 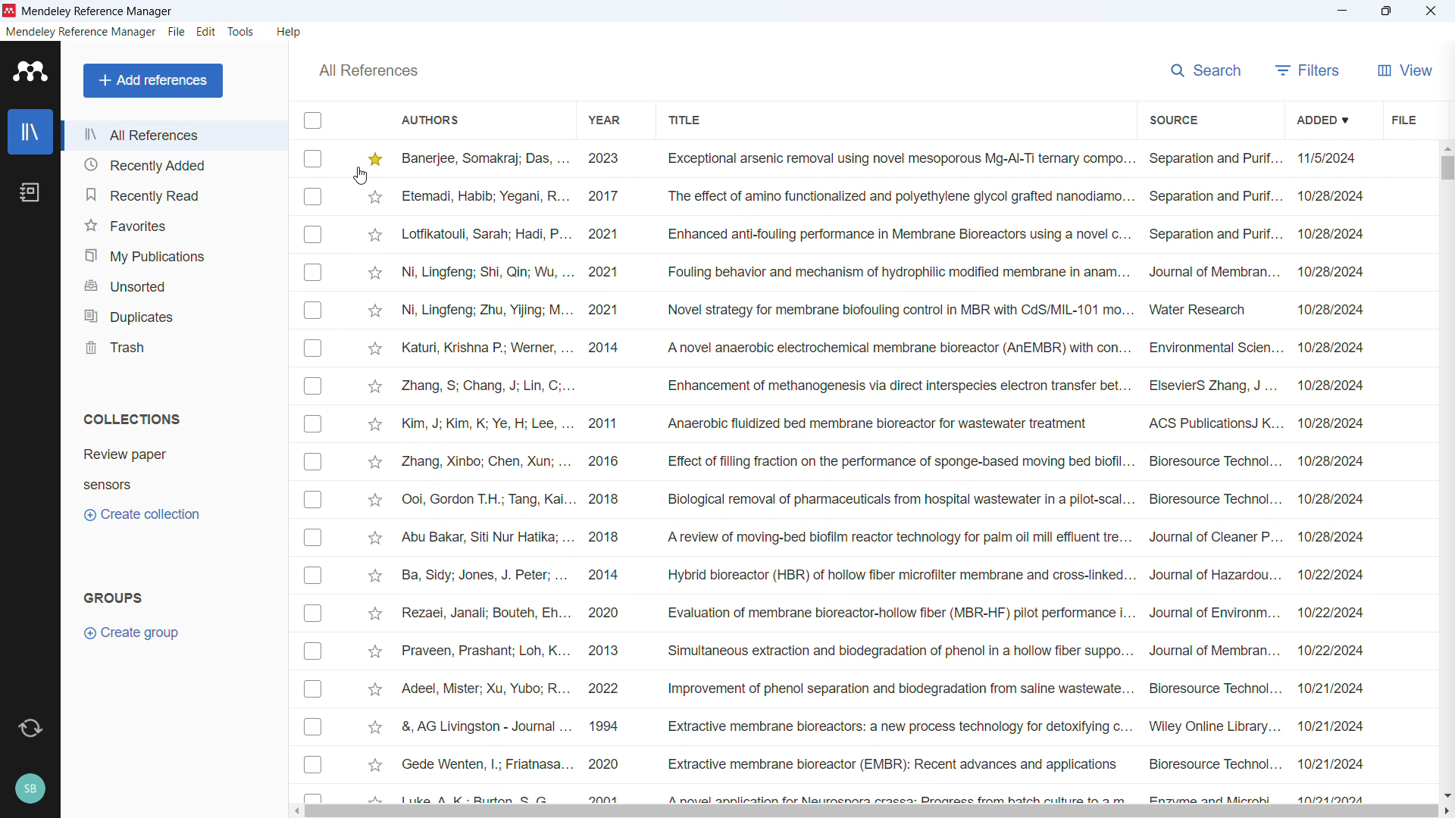 What do you see at coordinates (174, 283) in the screenshot?
I see `Unsorted ` at bounding box center [174, 283].